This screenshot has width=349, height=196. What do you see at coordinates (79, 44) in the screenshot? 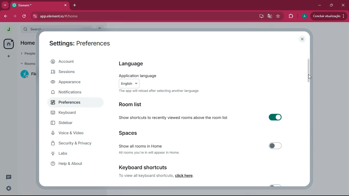
I see `settings: preferences` at bounding box center [79, 44].